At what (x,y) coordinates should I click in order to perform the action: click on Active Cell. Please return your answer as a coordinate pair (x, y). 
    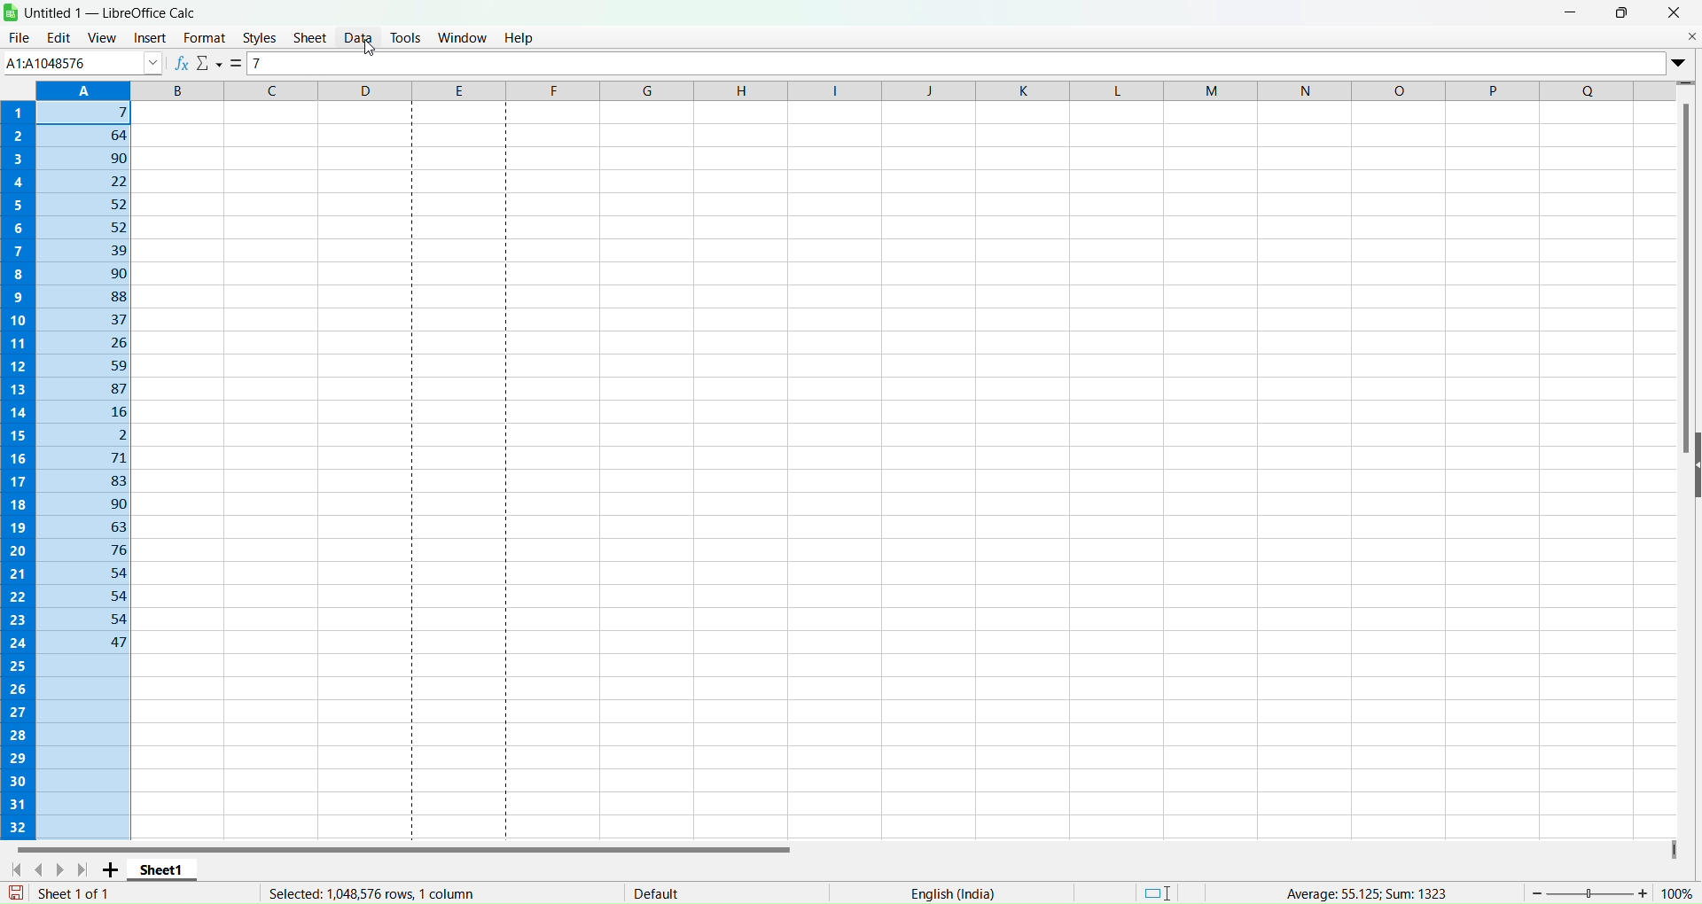
    Looking at the image, I should click on (81, 62).